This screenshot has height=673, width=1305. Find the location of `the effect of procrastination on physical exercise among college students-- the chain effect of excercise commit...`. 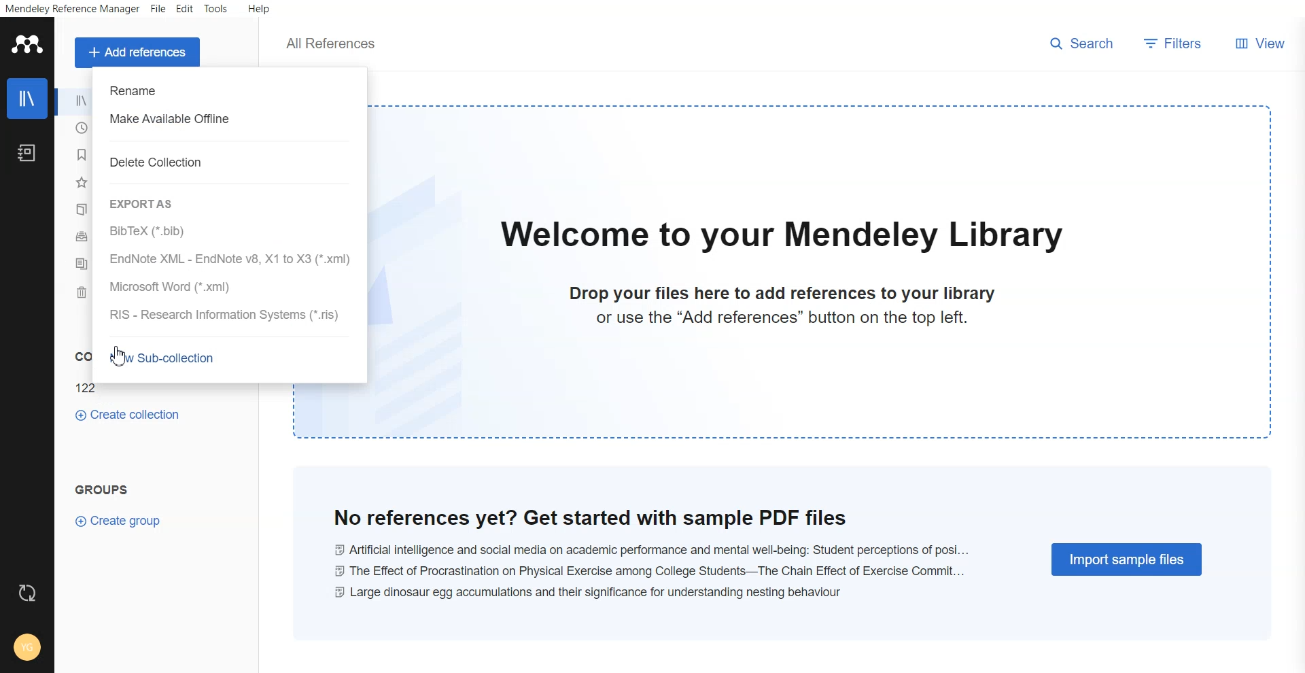

the effect of procrastination on physical exercise among college students-- the chain effect of excercise commit... is located at coordinates (652, 569).